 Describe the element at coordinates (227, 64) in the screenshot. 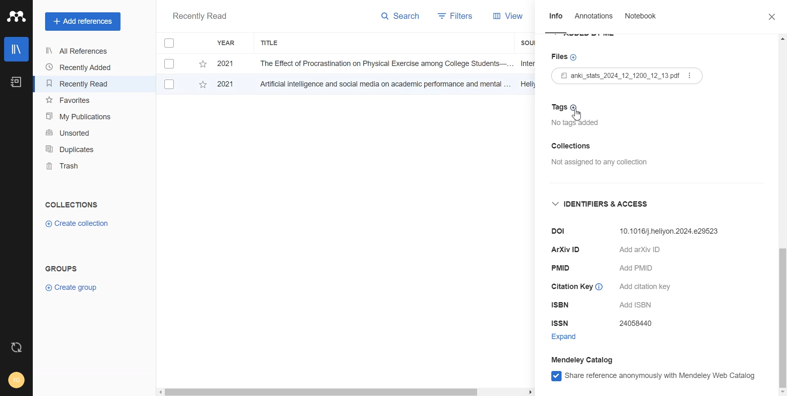

I see `2021` at that location.